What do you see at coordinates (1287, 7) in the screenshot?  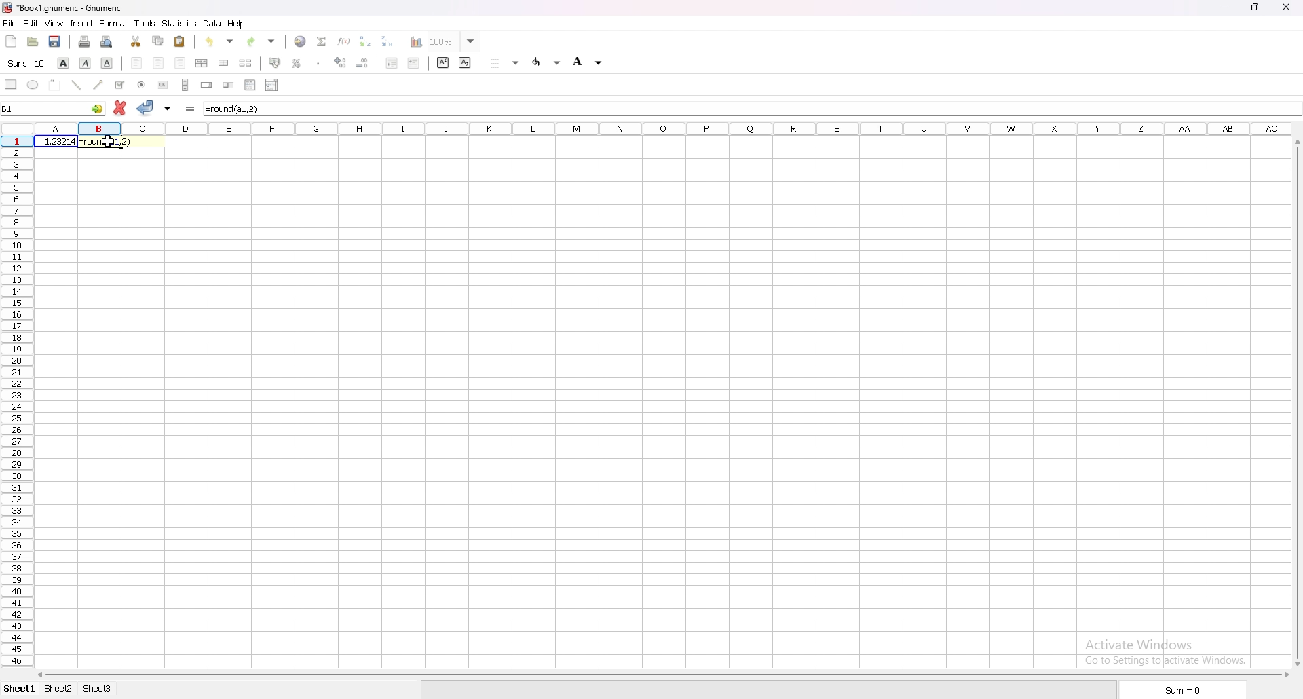 I see `close` at bounding box center [1287, 7].